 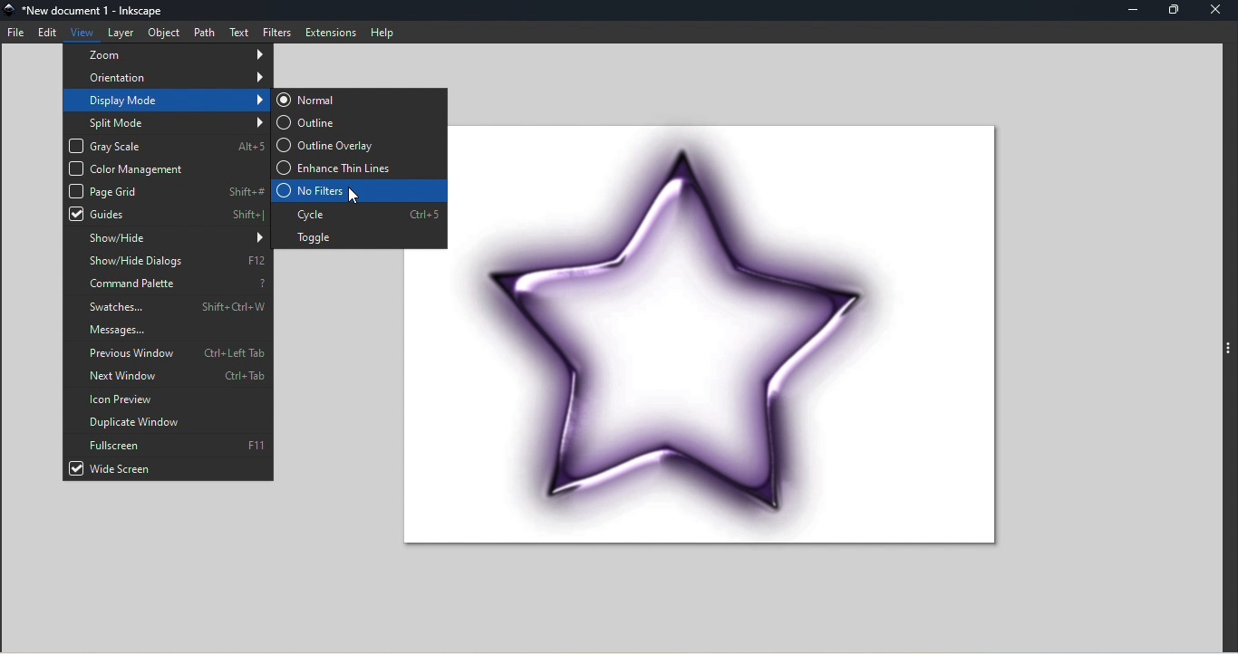 I want to click on Messages, so click(x=168, y=328).